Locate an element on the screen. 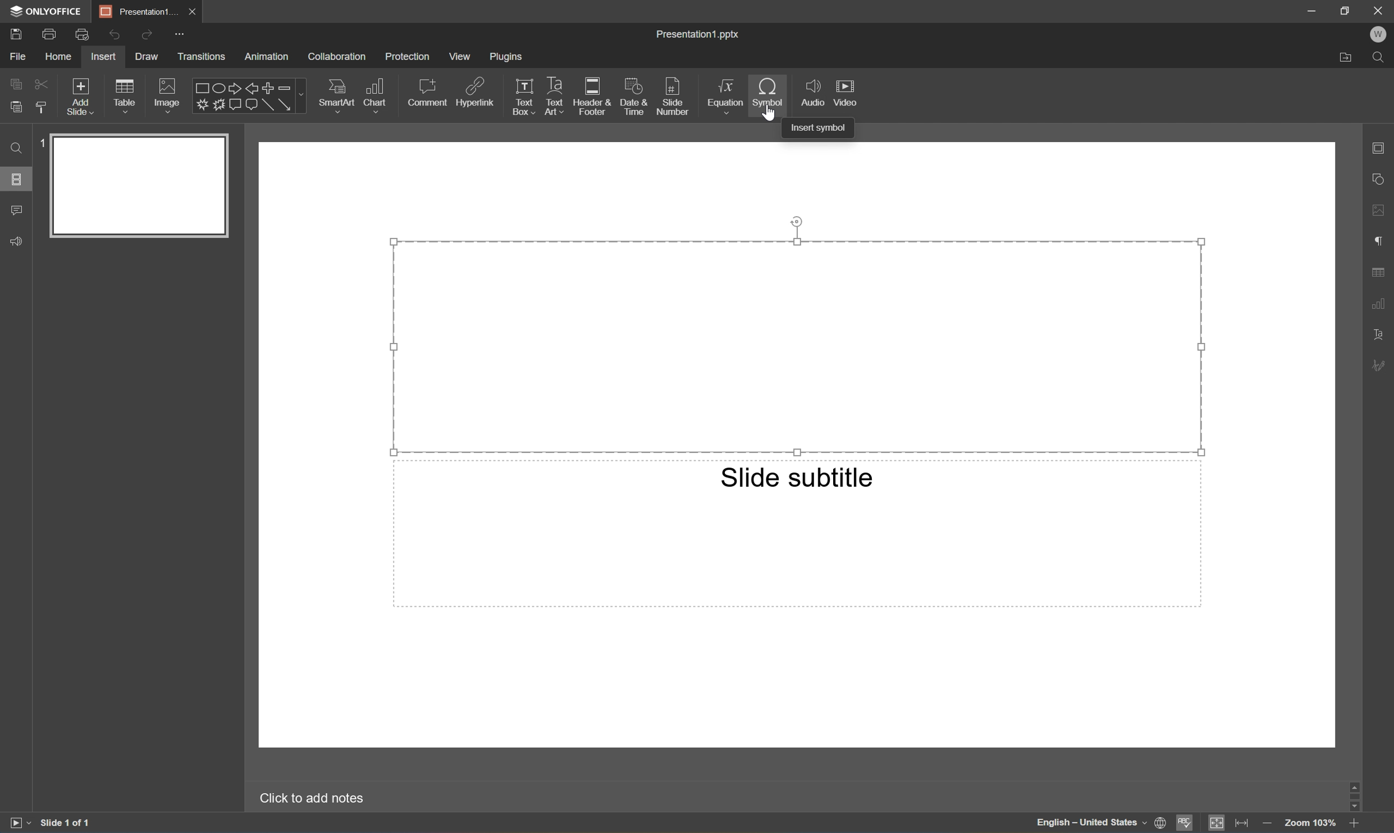 The width and height of the screenshot is (1394, 833). Paste is located at coordinates (16, 106).